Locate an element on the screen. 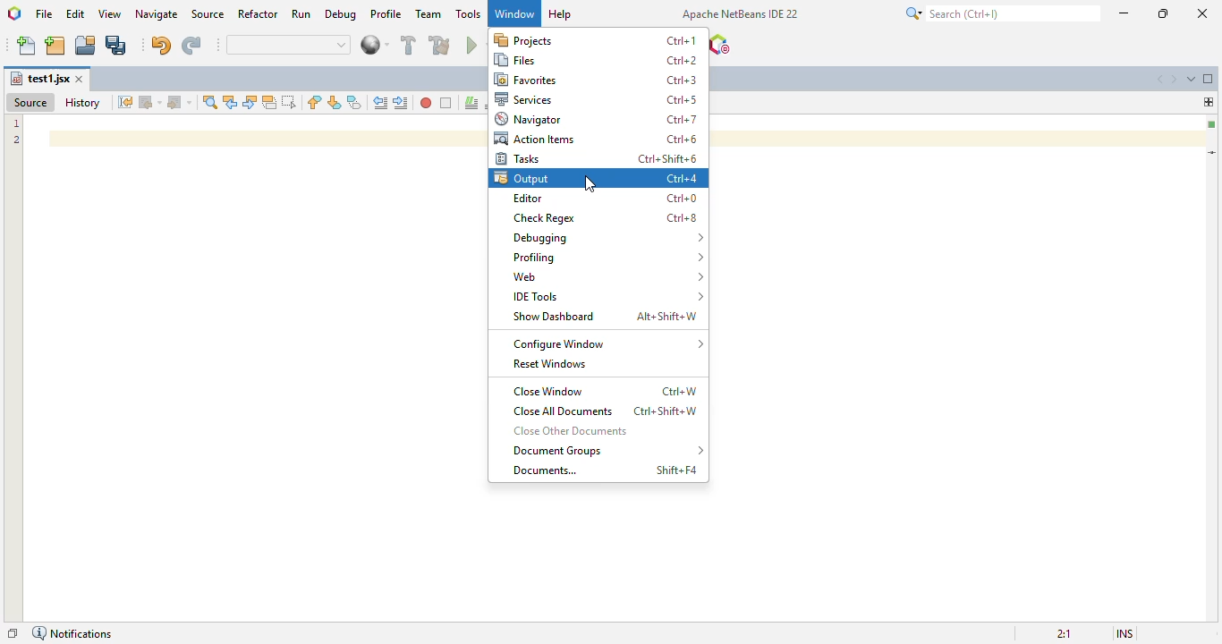 The height and width of the screenshot is (644, 1222). debugging is located at coordinates (607, 238).